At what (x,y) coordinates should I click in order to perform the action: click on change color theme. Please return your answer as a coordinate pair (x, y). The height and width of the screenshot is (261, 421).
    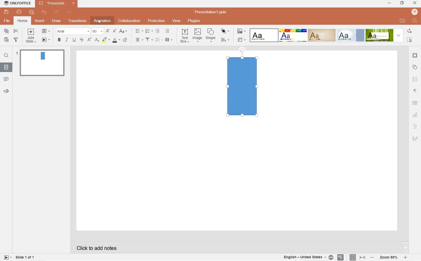
    Looking at the image, I should click on (241, 32).